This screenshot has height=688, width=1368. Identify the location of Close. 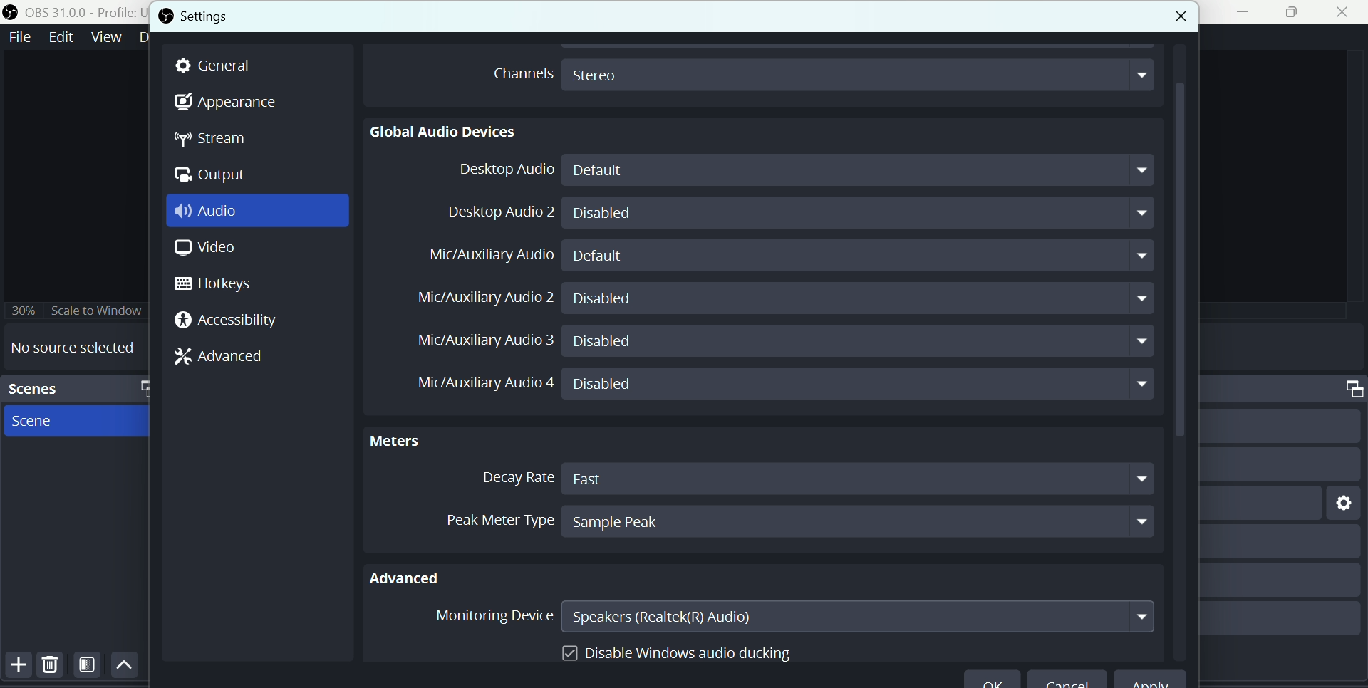
(1342, 14).